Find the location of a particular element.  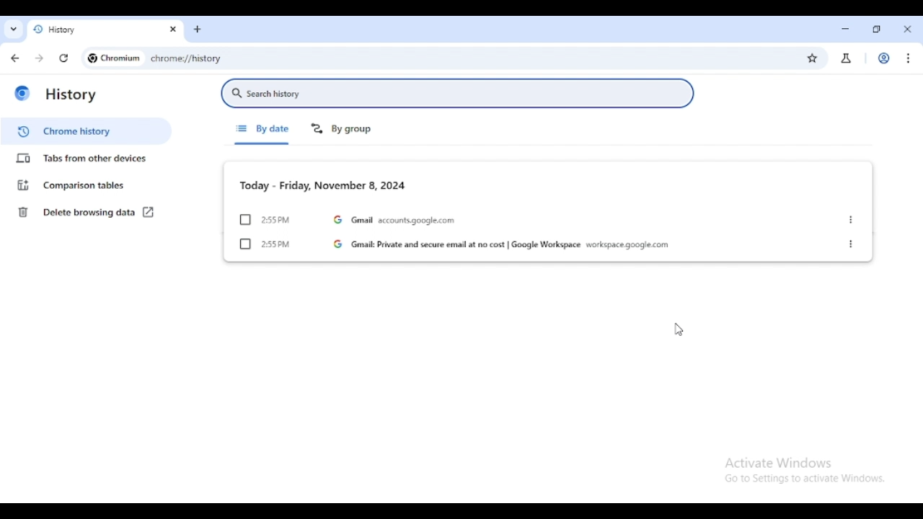

actions is located at coordinates (852, 244).